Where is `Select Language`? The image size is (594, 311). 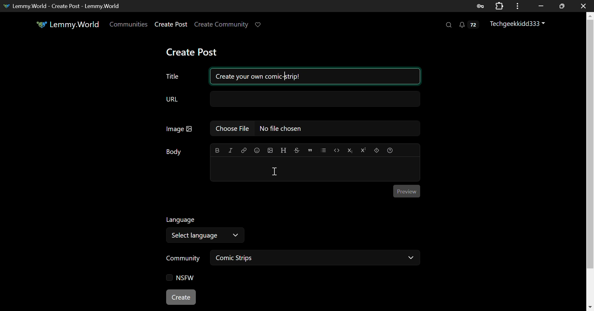 Select Language is located at coordinates (276, 228).